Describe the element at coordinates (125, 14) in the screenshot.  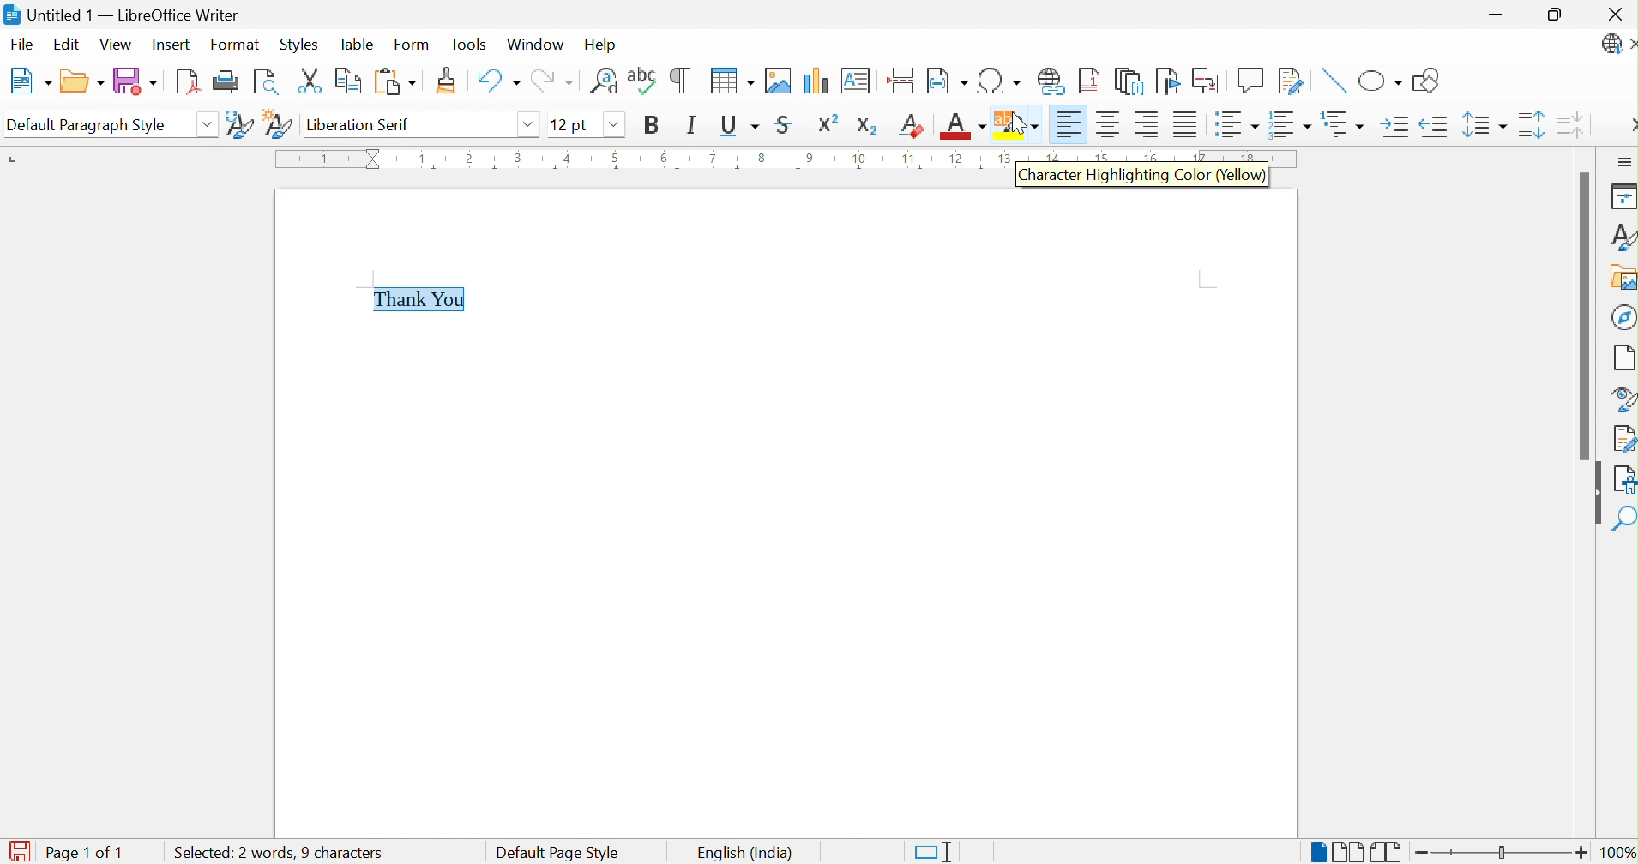
I see `Untitled 1 - LibreOffice Writer ` at that location.